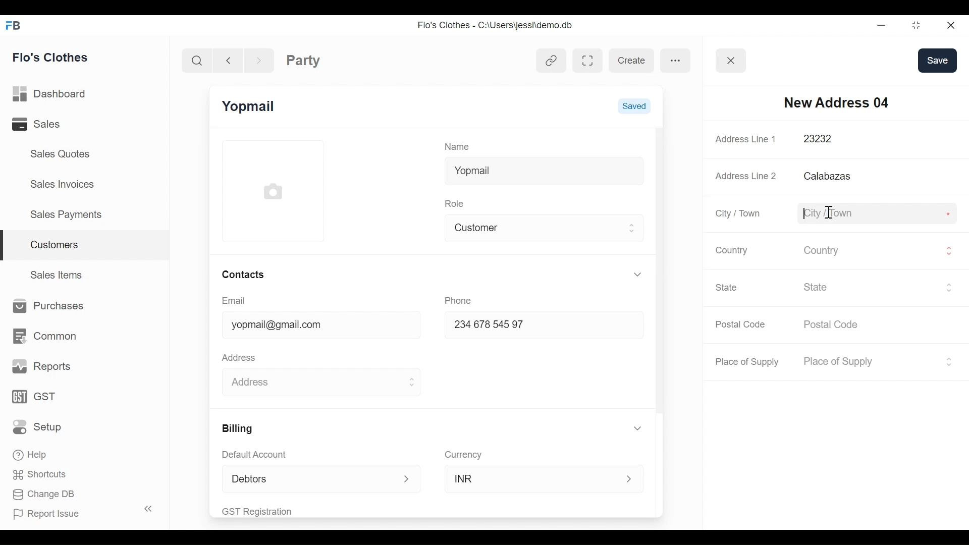 The width and height of the screenshot is (969, 545). I want to click on Place of Supply, so click(868, 362).